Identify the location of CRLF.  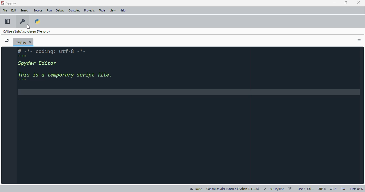
(333, 189).